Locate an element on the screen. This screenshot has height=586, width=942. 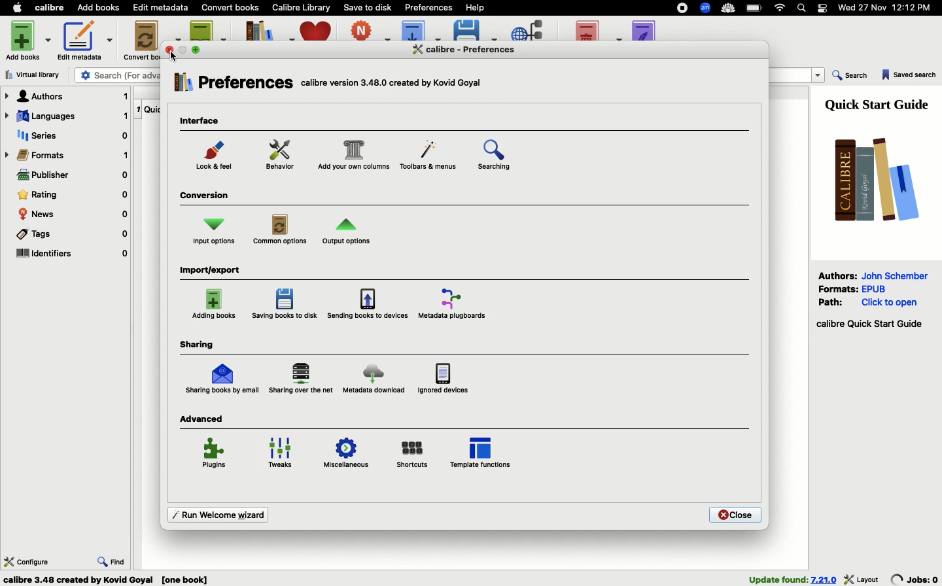
Formats is located at coordinates (839, 288).